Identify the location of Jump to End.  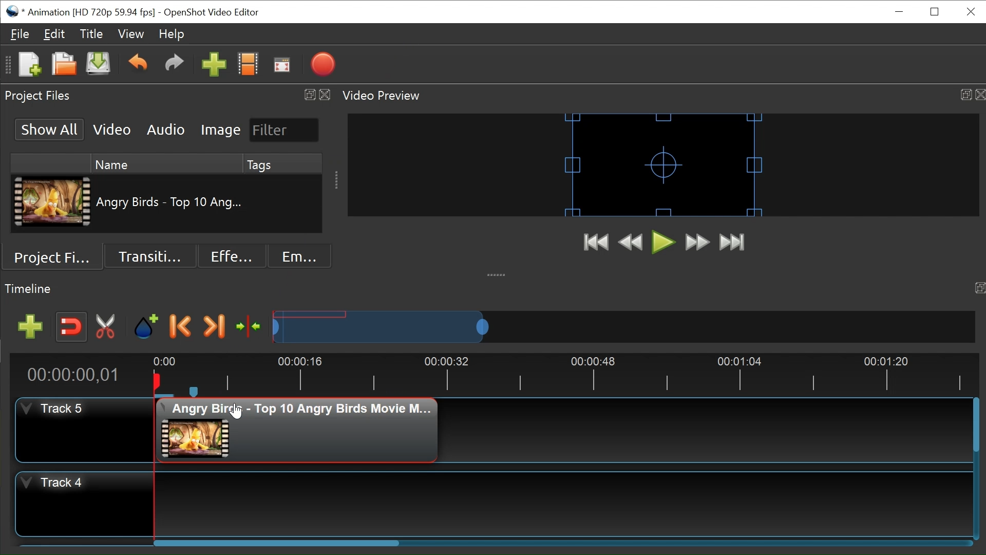
(732, 242).